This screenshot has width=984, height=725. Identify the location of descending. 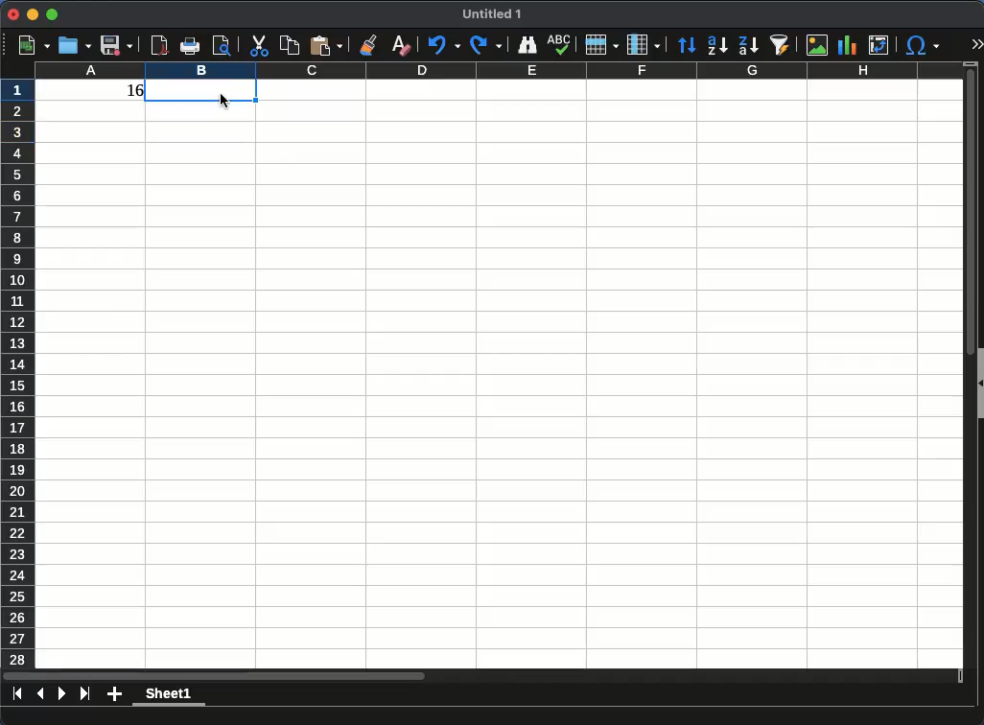
(748, 46).